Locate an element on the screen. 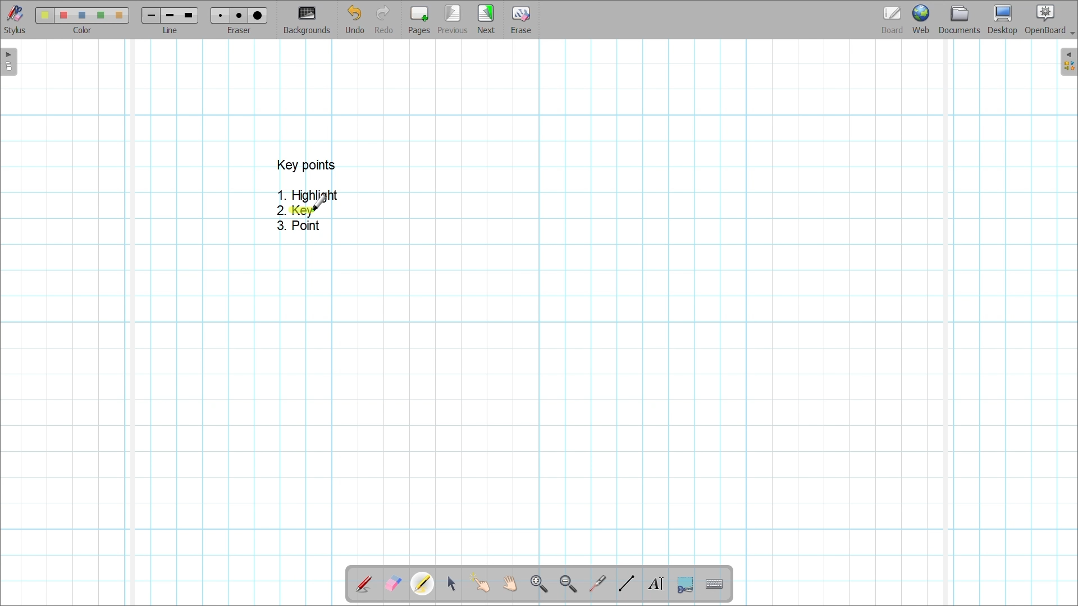  Erase annotation is located at coordinates (394, 584).